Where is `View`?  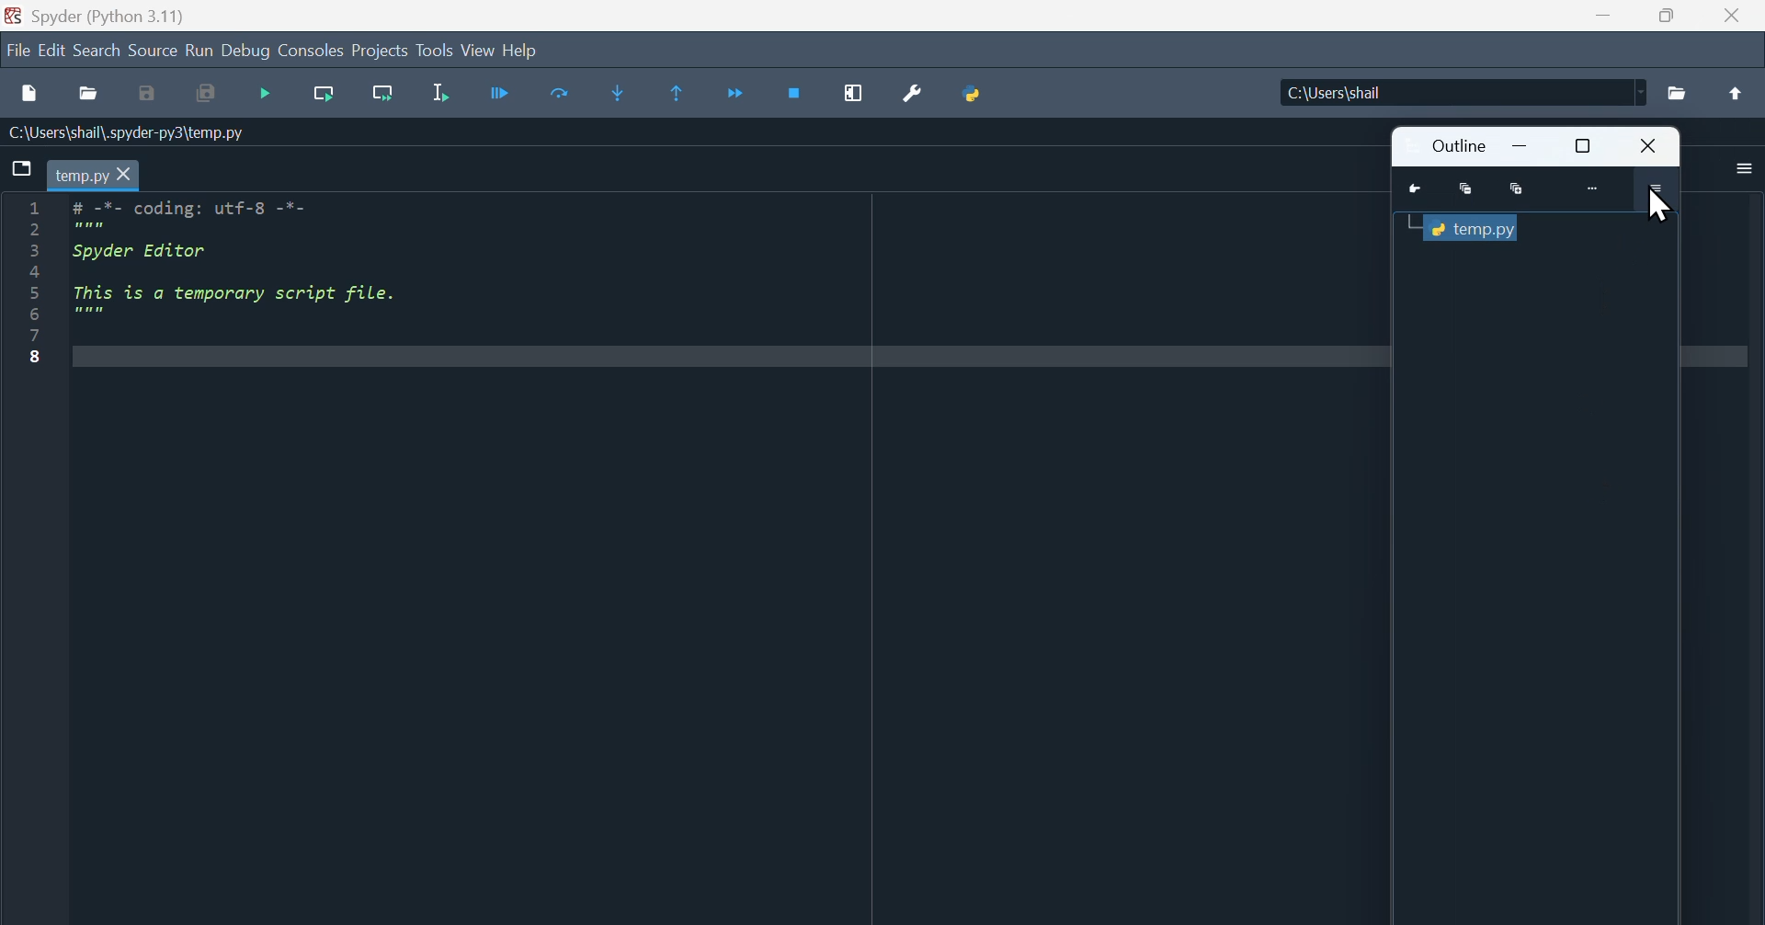
View is located at coordinates (480, 49).